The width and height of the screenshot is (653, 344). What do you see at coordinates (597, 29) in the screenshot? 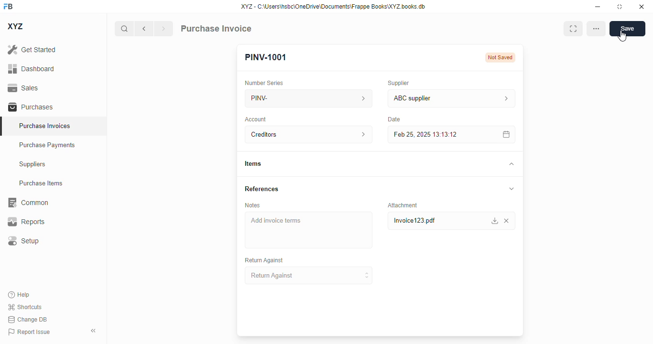
I see `option` at bounding box center [597, 29].